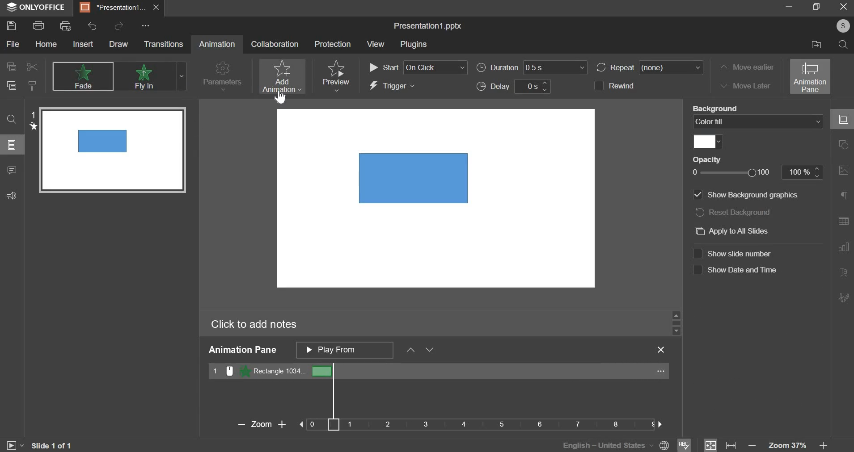 The image size is (854, 452). Describe the element at coordinates (281, 424) in the screenshot. I see `Zoom in` at that location.